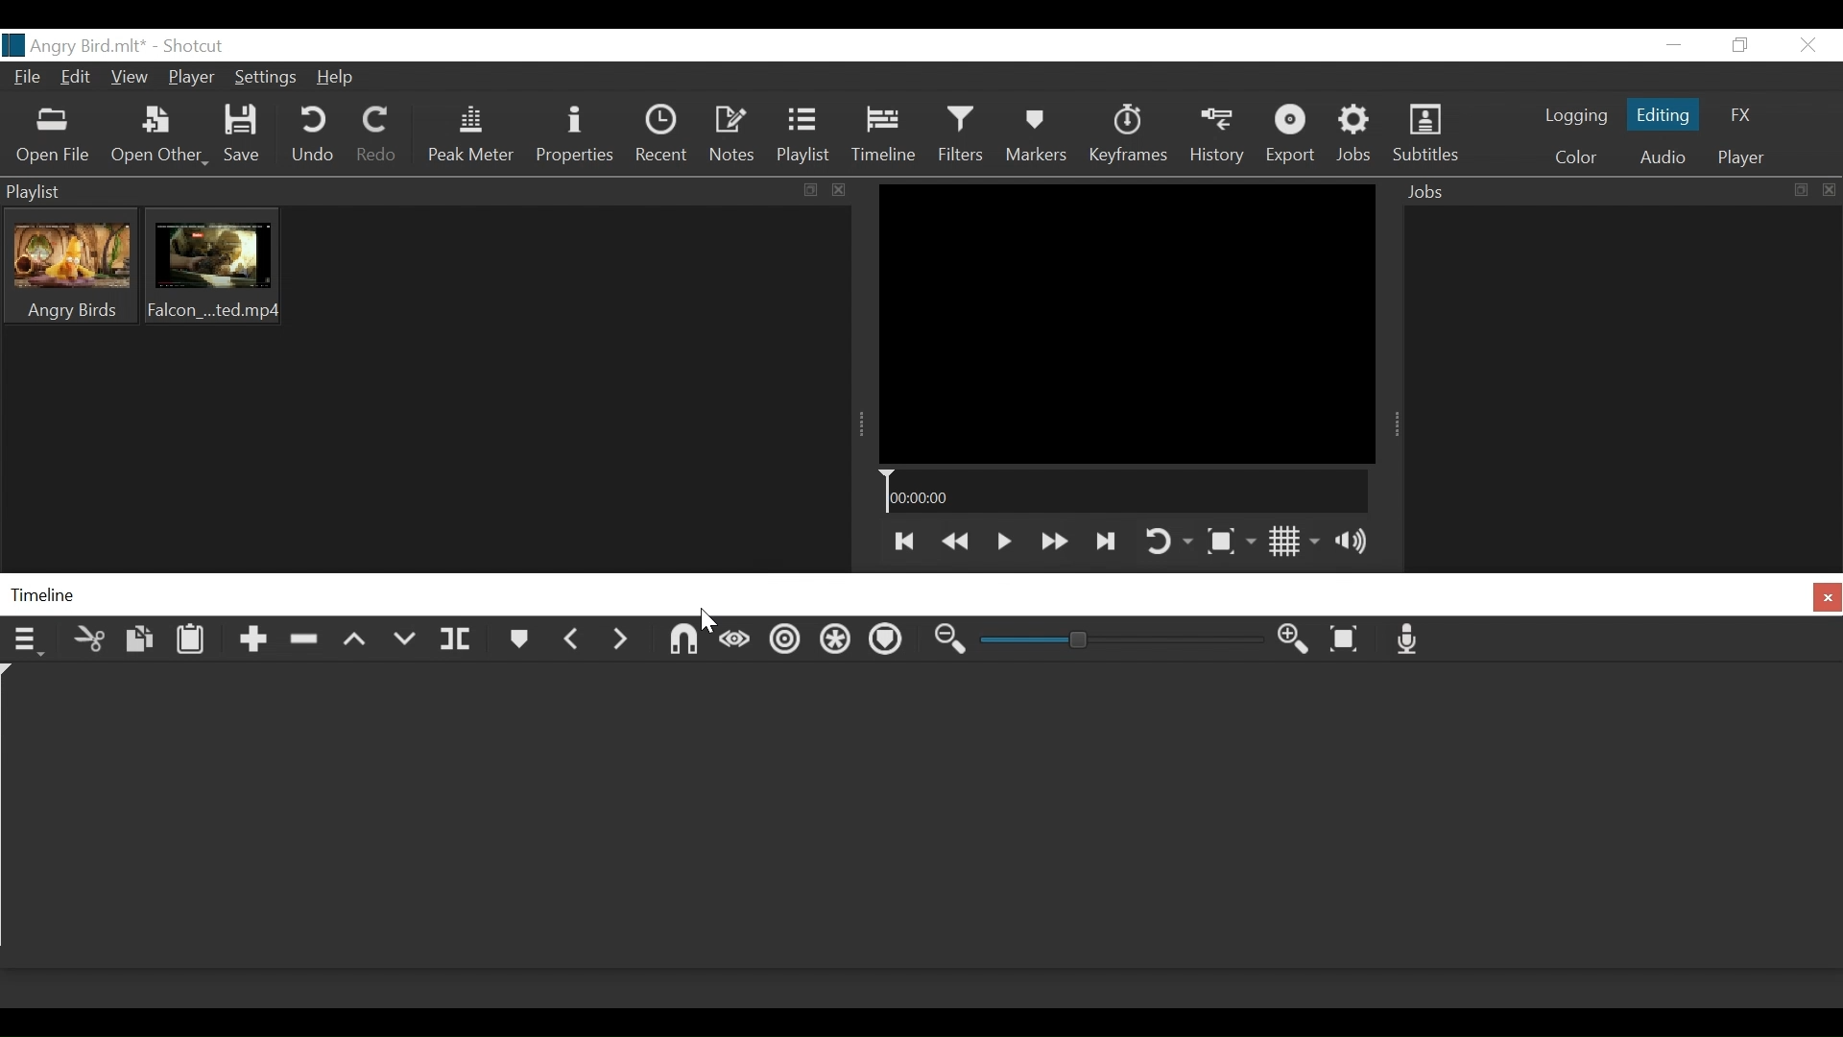  Describe the element at coordinates (1663, 112) in the screenshot. I see `Editing` at that location.